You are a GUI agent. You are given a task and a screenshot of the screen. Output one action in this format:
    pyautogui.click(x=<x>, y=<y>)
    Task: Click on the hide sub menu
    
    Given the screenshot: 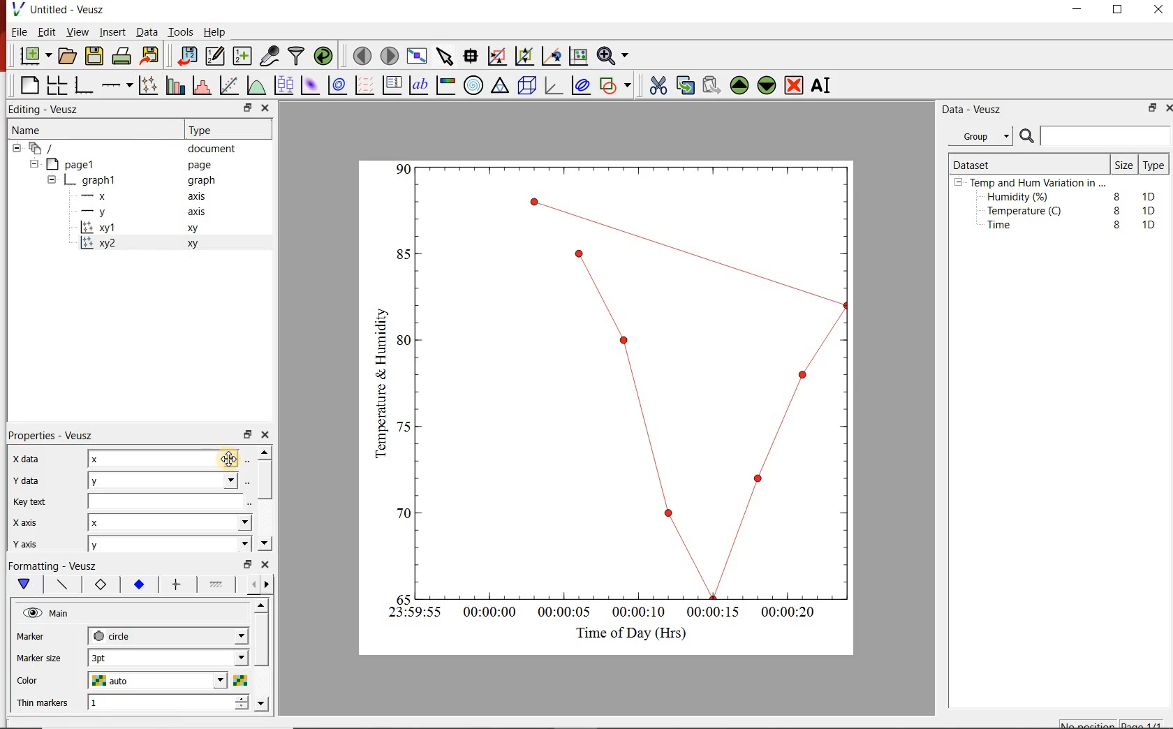 What is the action you would take?
    pyautogui.click(x=959, y=184)
    